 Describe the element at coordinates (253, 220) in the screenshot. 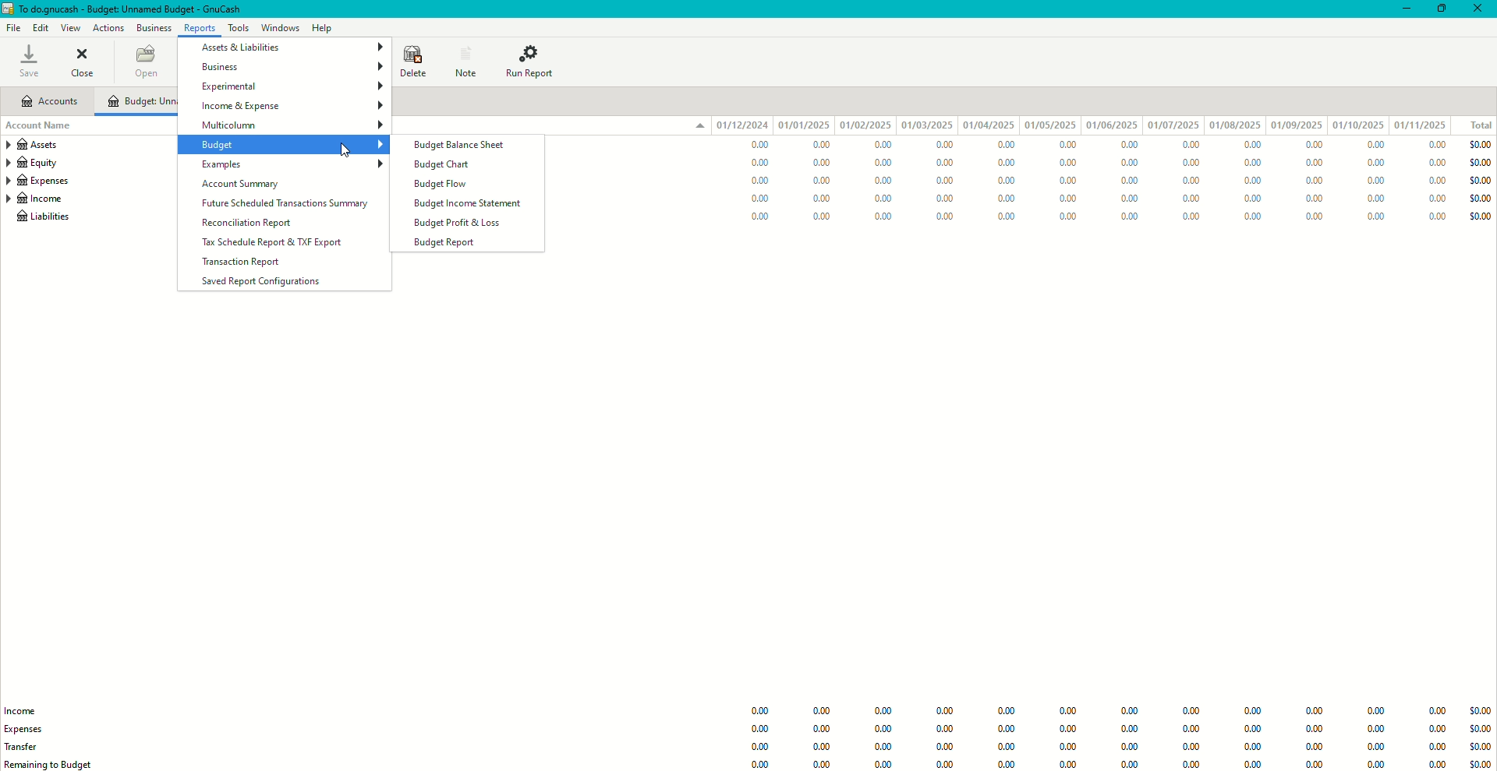

I see `Reconciliation Report` at that location.